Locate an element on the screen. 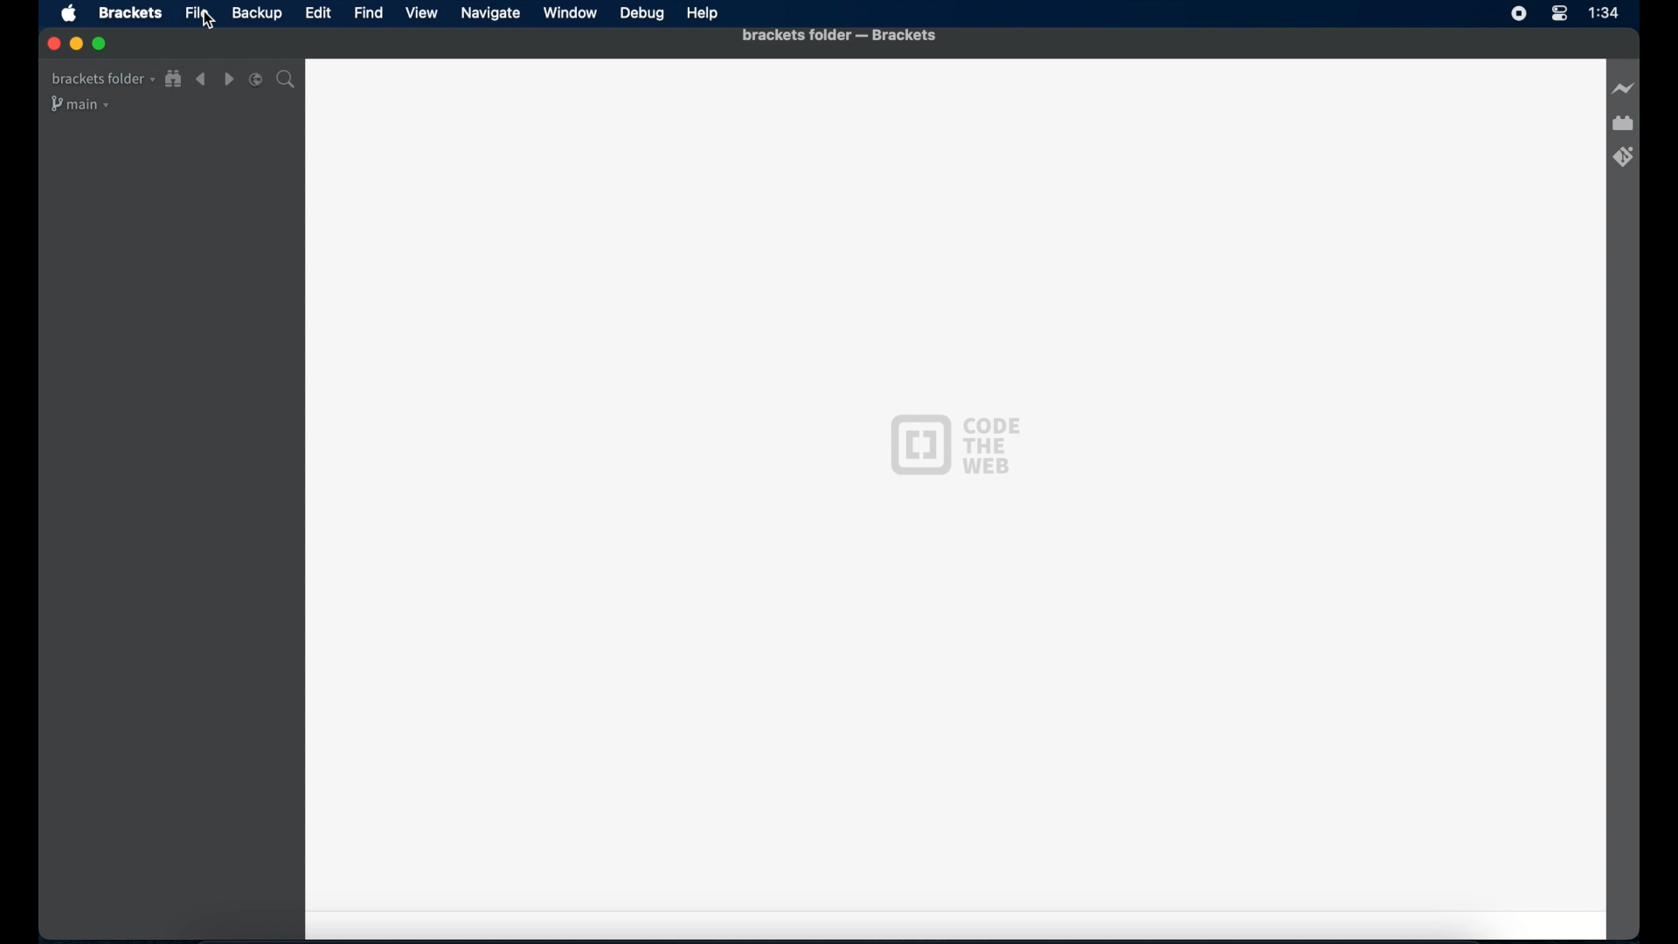 The width and height of the screenshot is (1678, 944). Find is located at coordinates (369, 13).